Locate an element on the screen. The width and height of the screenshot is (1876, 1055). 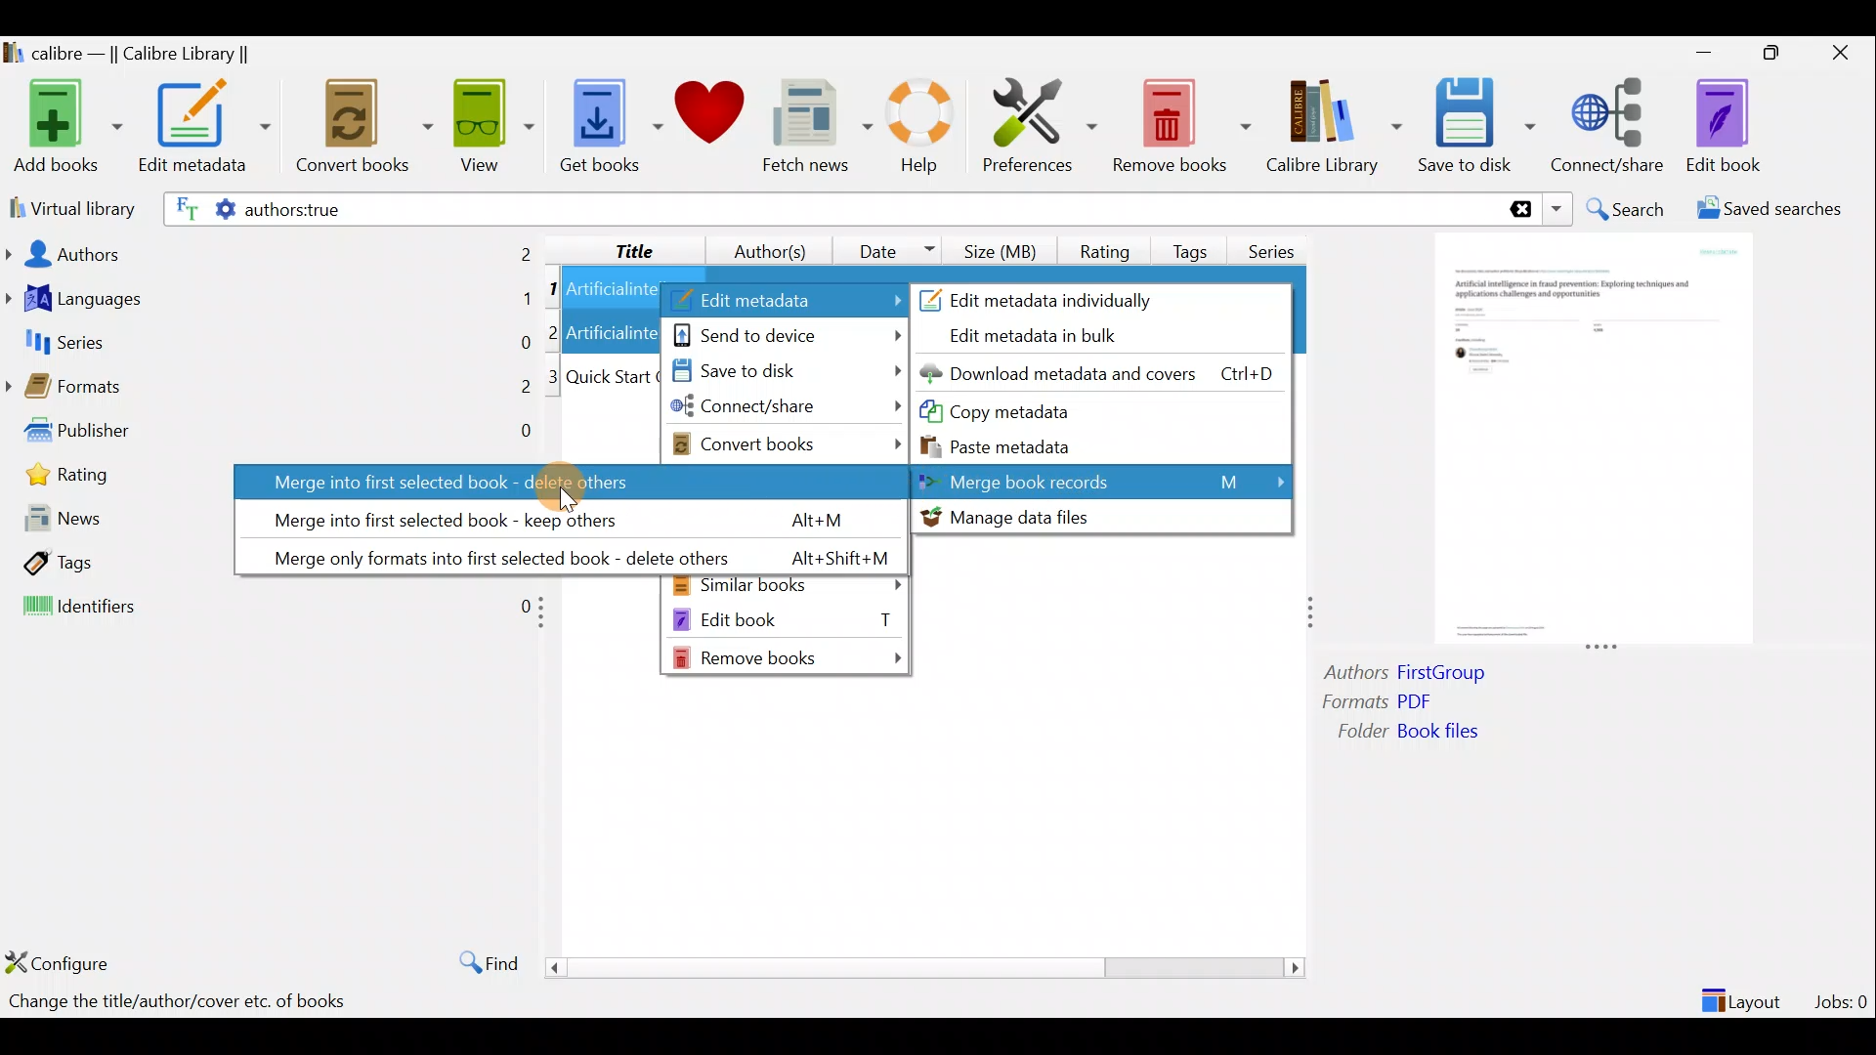
Minimize is located at coordinates (1704, 52).